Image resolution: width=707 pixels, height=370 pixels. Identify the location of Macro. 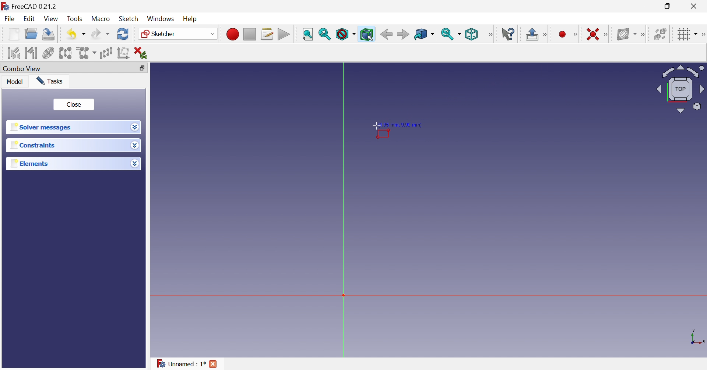
(100, 19).